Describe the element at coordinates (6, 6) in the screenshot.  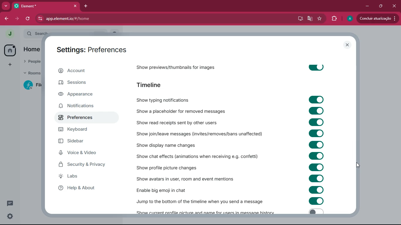
I see `more` at that location.